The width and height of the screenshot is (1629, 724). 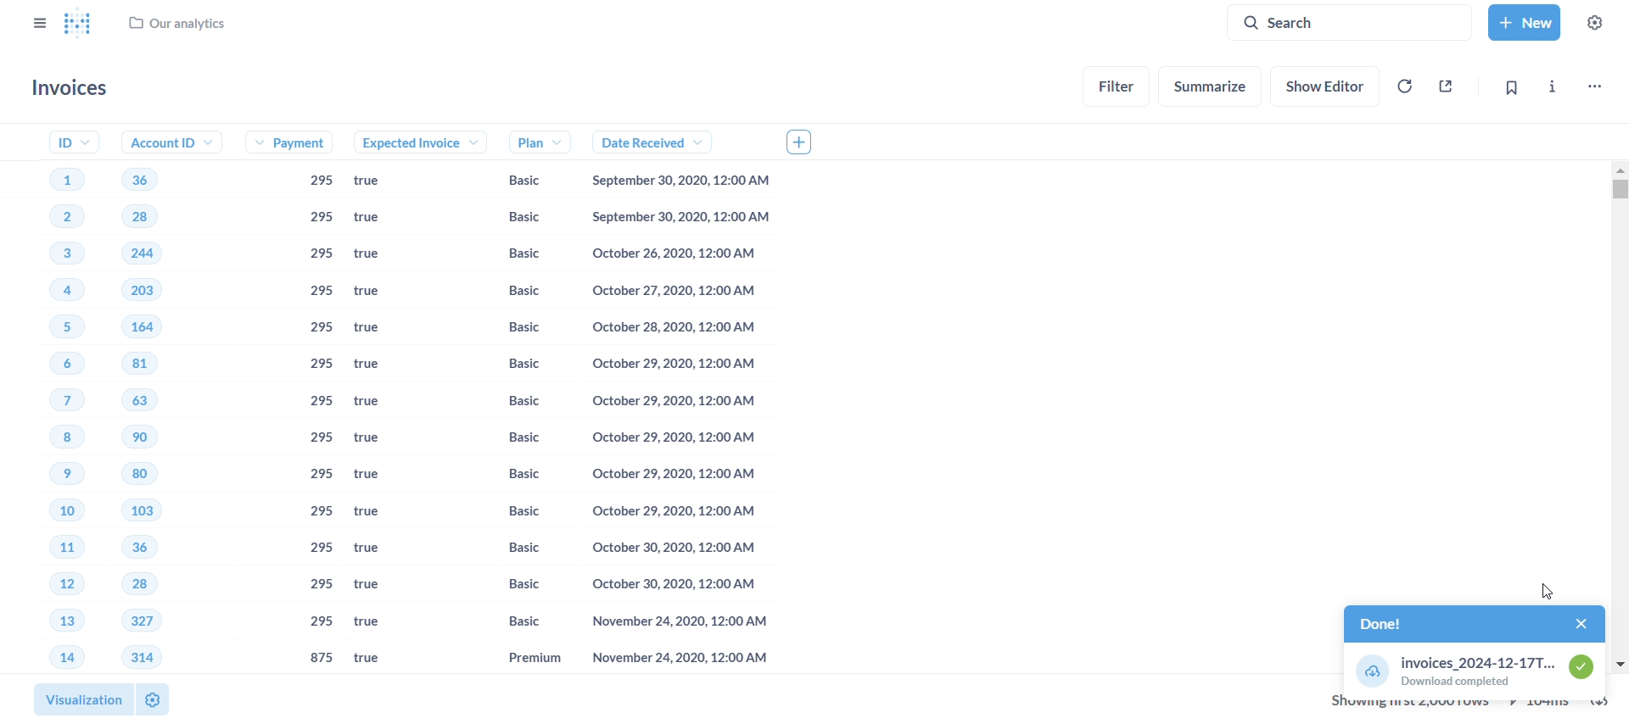 I want to click on Basic, so click(x=512, y=327).